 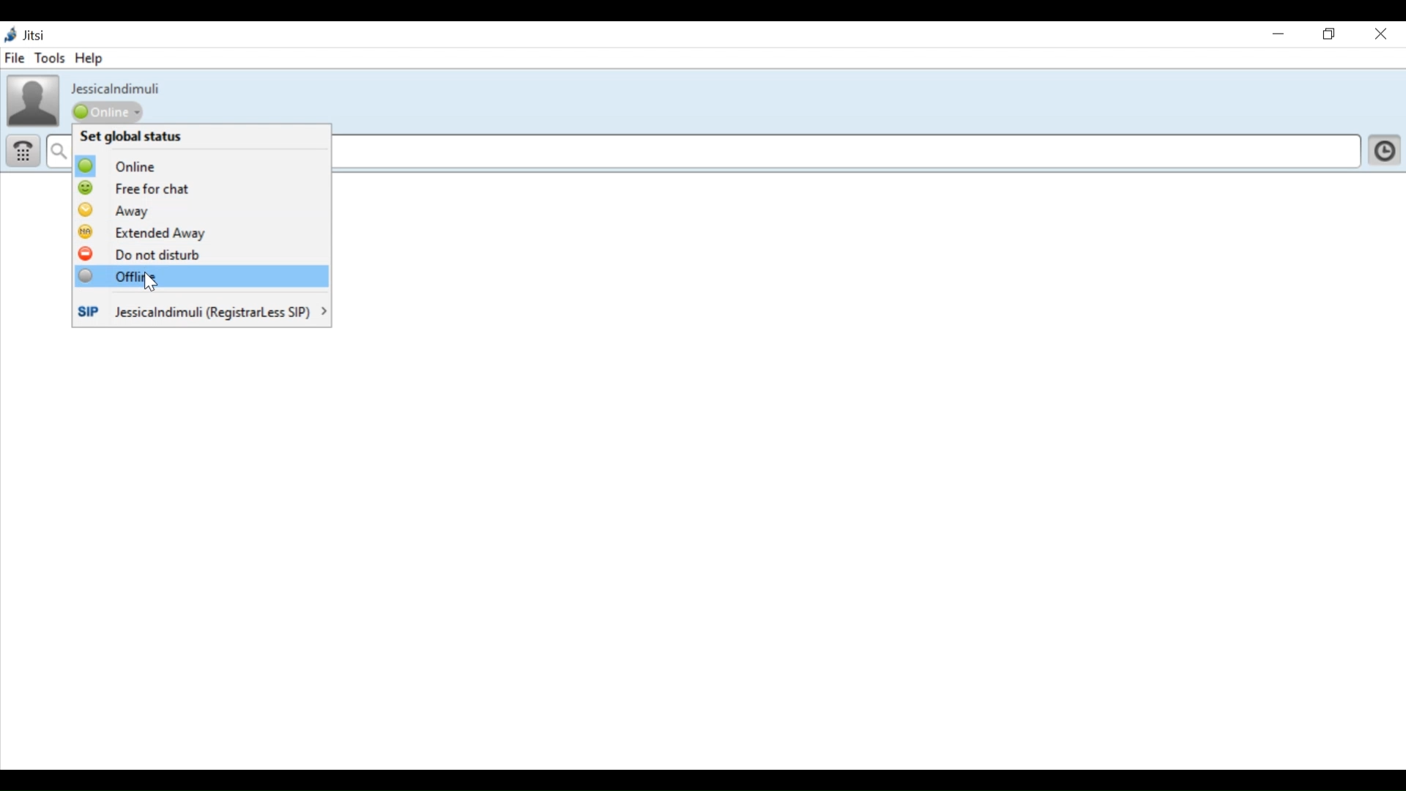 What do you see at coordinates (1383, 34) in the screenshot?
I see `Close` at bounding box center [1383, 34].